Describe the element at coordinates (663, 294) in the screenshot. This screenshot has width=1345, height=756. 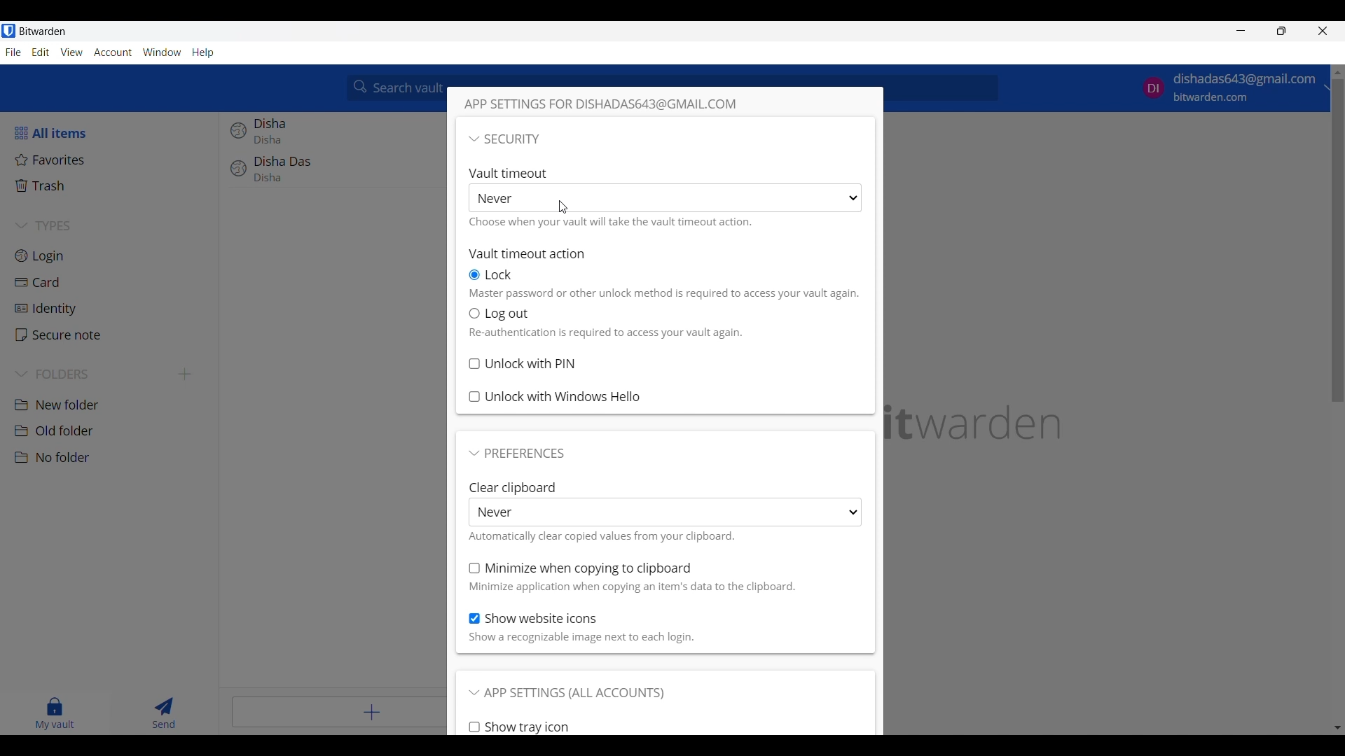
I see `Description of action` at that location.